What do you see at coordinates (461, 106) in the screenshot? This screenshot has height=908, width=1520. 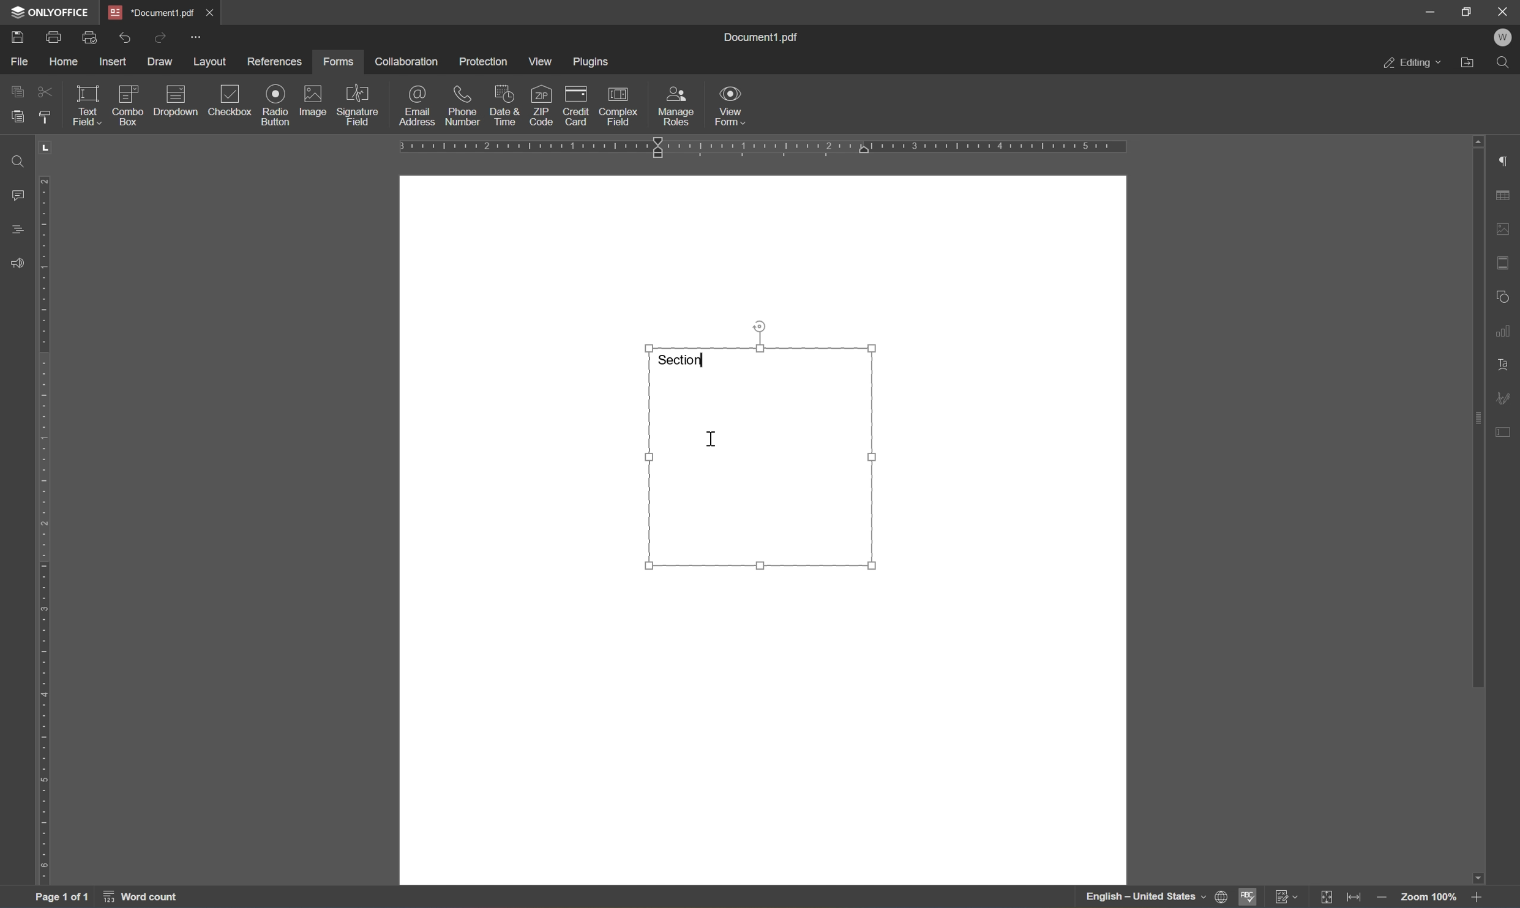 I see `phone number` at bounding box center [461, 106].